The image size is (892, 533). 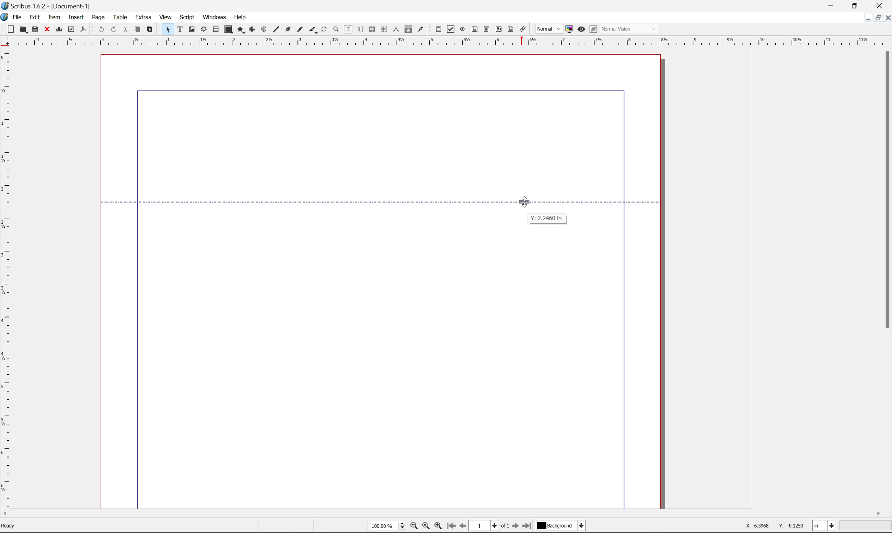 What do you see at coordinates (476, 29) in the screenshot?
I see `pdf text field` at bounding box center [476, 29].